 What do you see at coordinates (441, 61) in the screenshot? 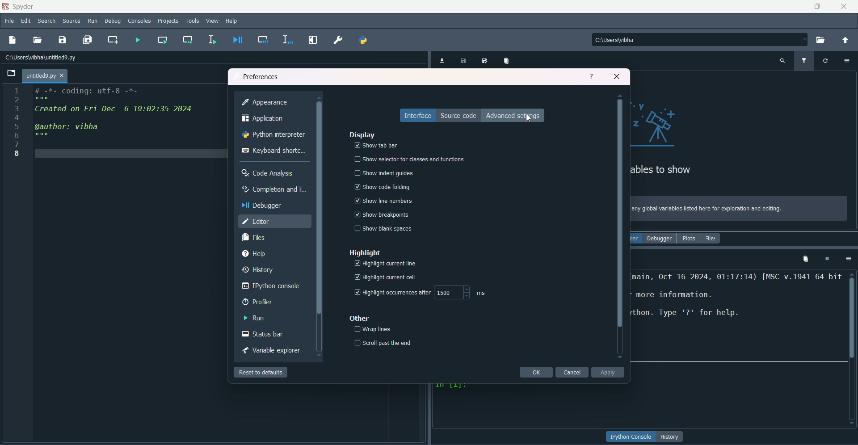
I see `import data` at bounding box center [441, 61].